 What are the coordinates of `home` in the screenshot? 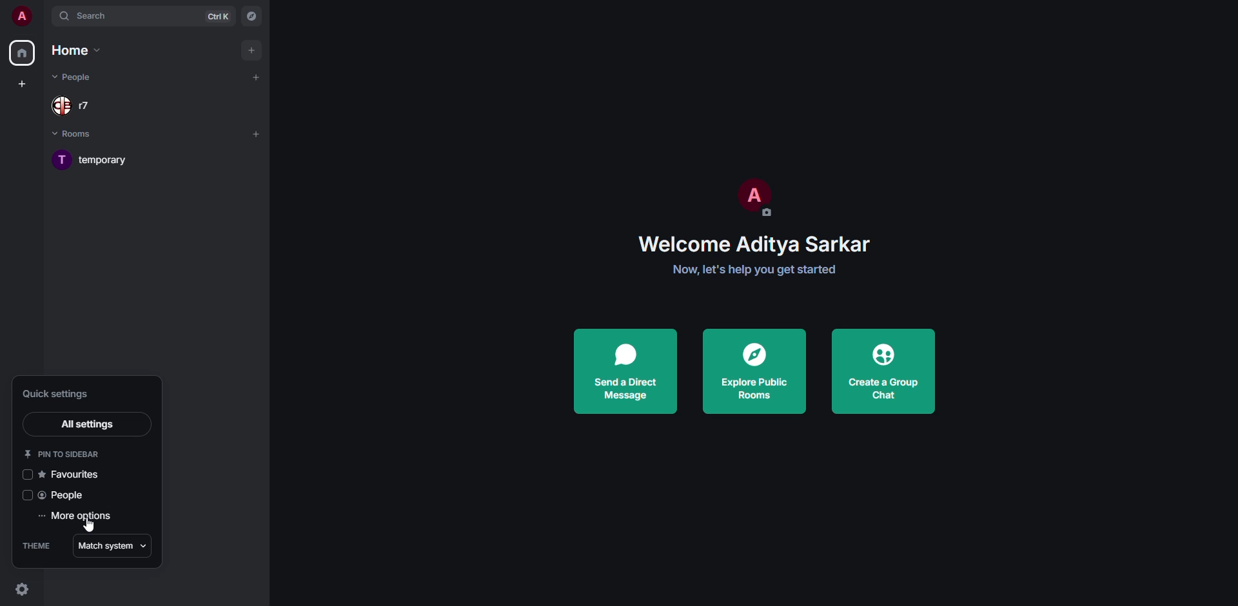 It's located at (78, 50).